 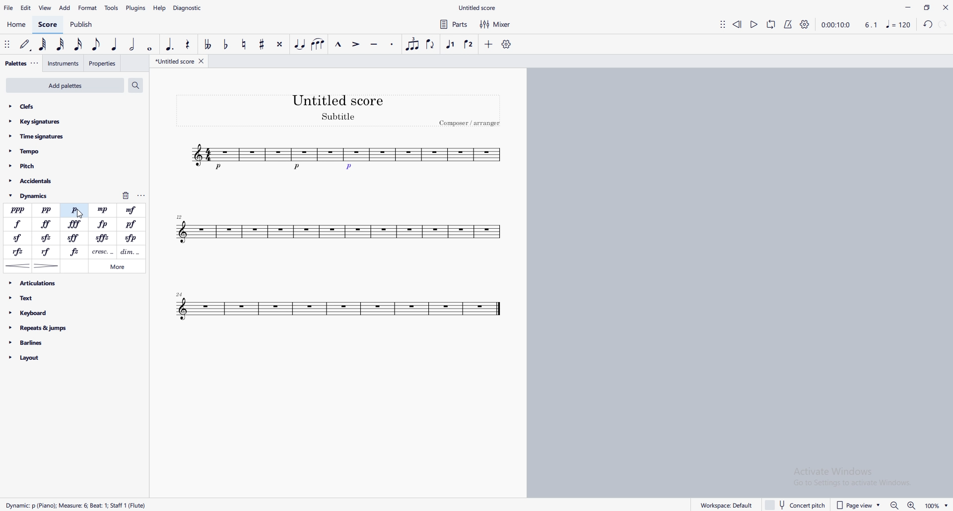 What do you see at coordinates (345, 158) in the screenshot?
I see `tune` at bounding box center [345, 158].